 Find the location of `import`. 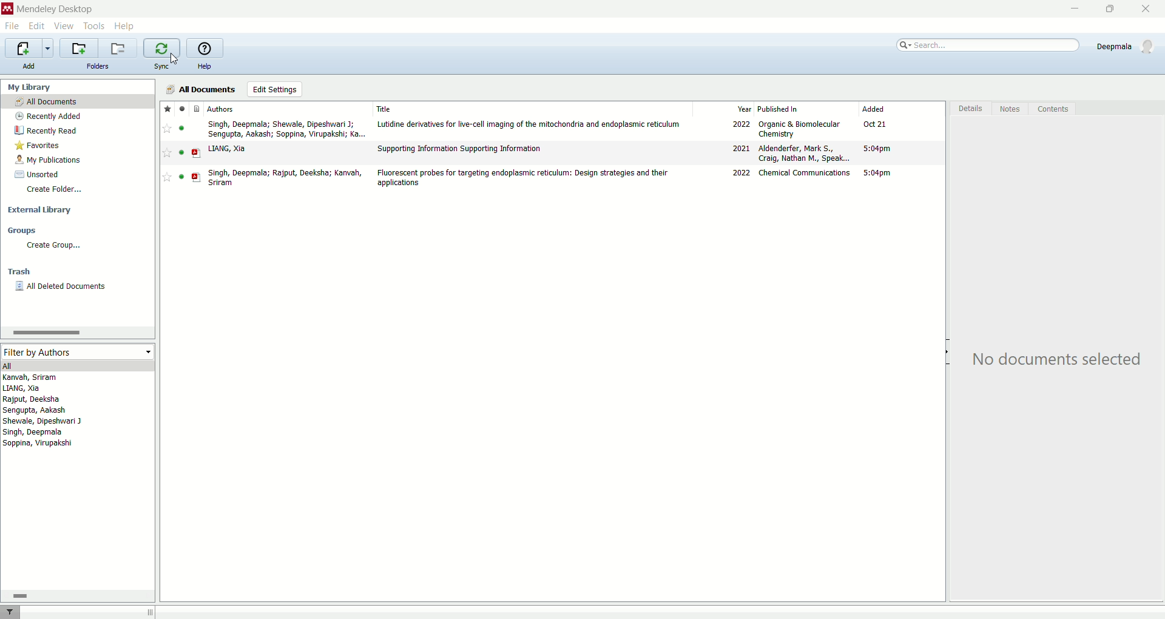

import is located at coordinates (29, 49).